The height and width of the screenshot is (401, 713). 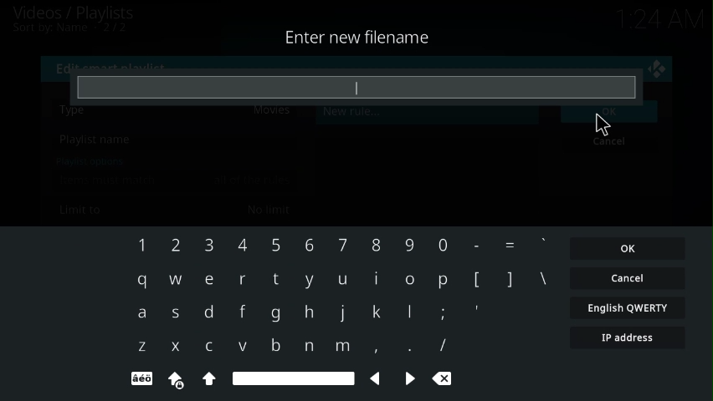 What do you see at coordinates (306, 346) in the screenshot?
I see `n` at bounding box center [306, 346].